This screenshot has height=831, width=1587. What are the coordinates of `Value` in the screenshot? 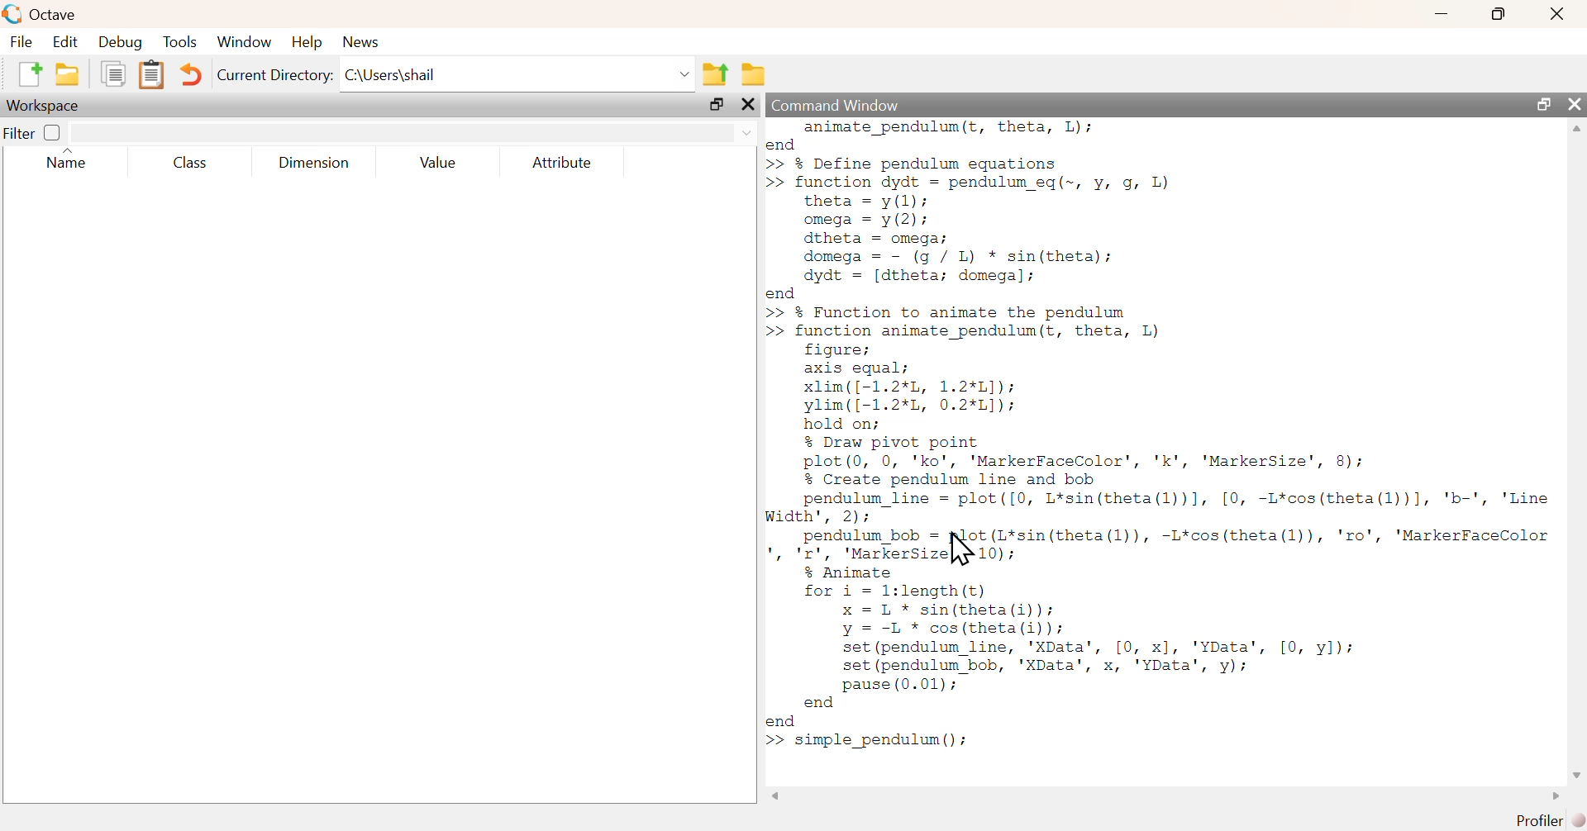 It's located at (443, 164).